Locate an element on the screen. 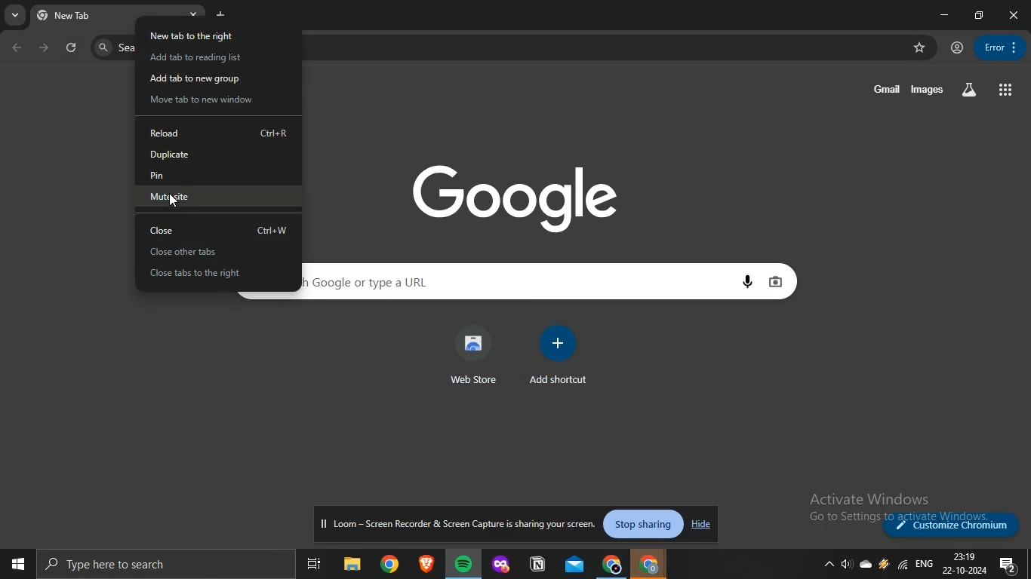 The image size is (1031, 579). cursor is located at coordinates (179, 201).